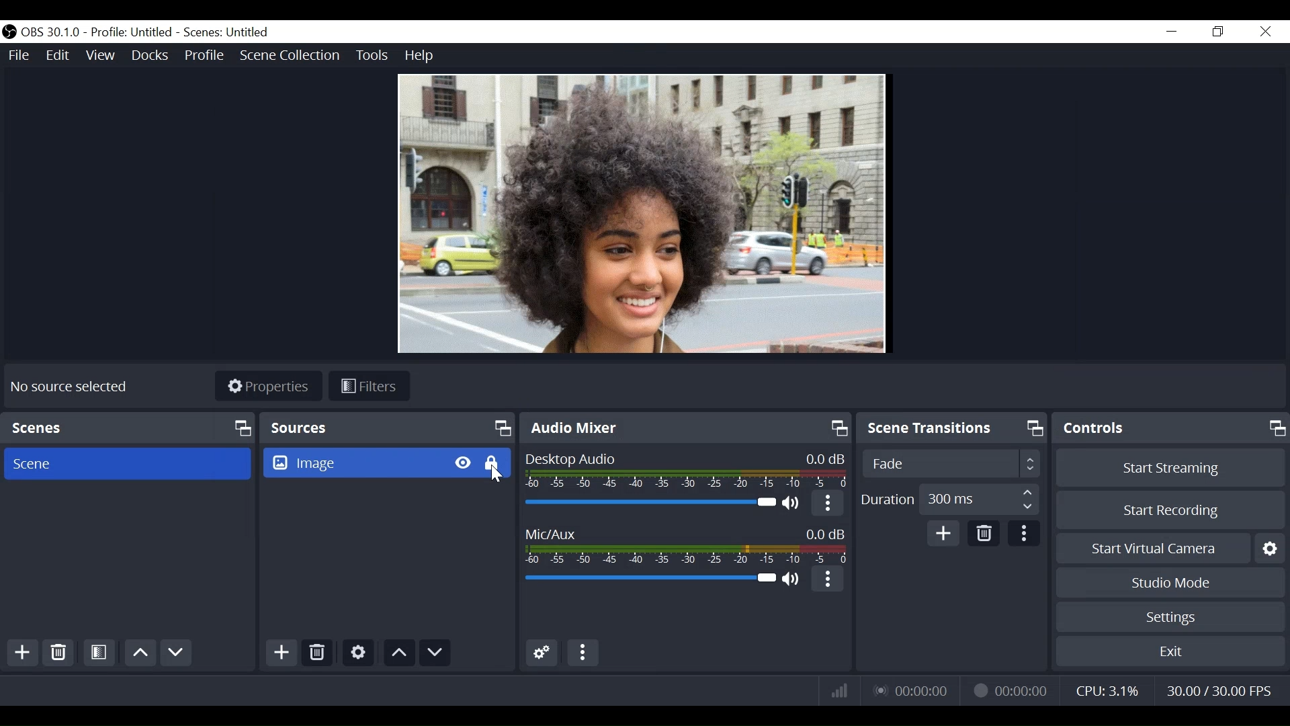 Image resolution: width=1290 pixels, height=726 pixels. I want to click on Exit, so click(1170, 652).